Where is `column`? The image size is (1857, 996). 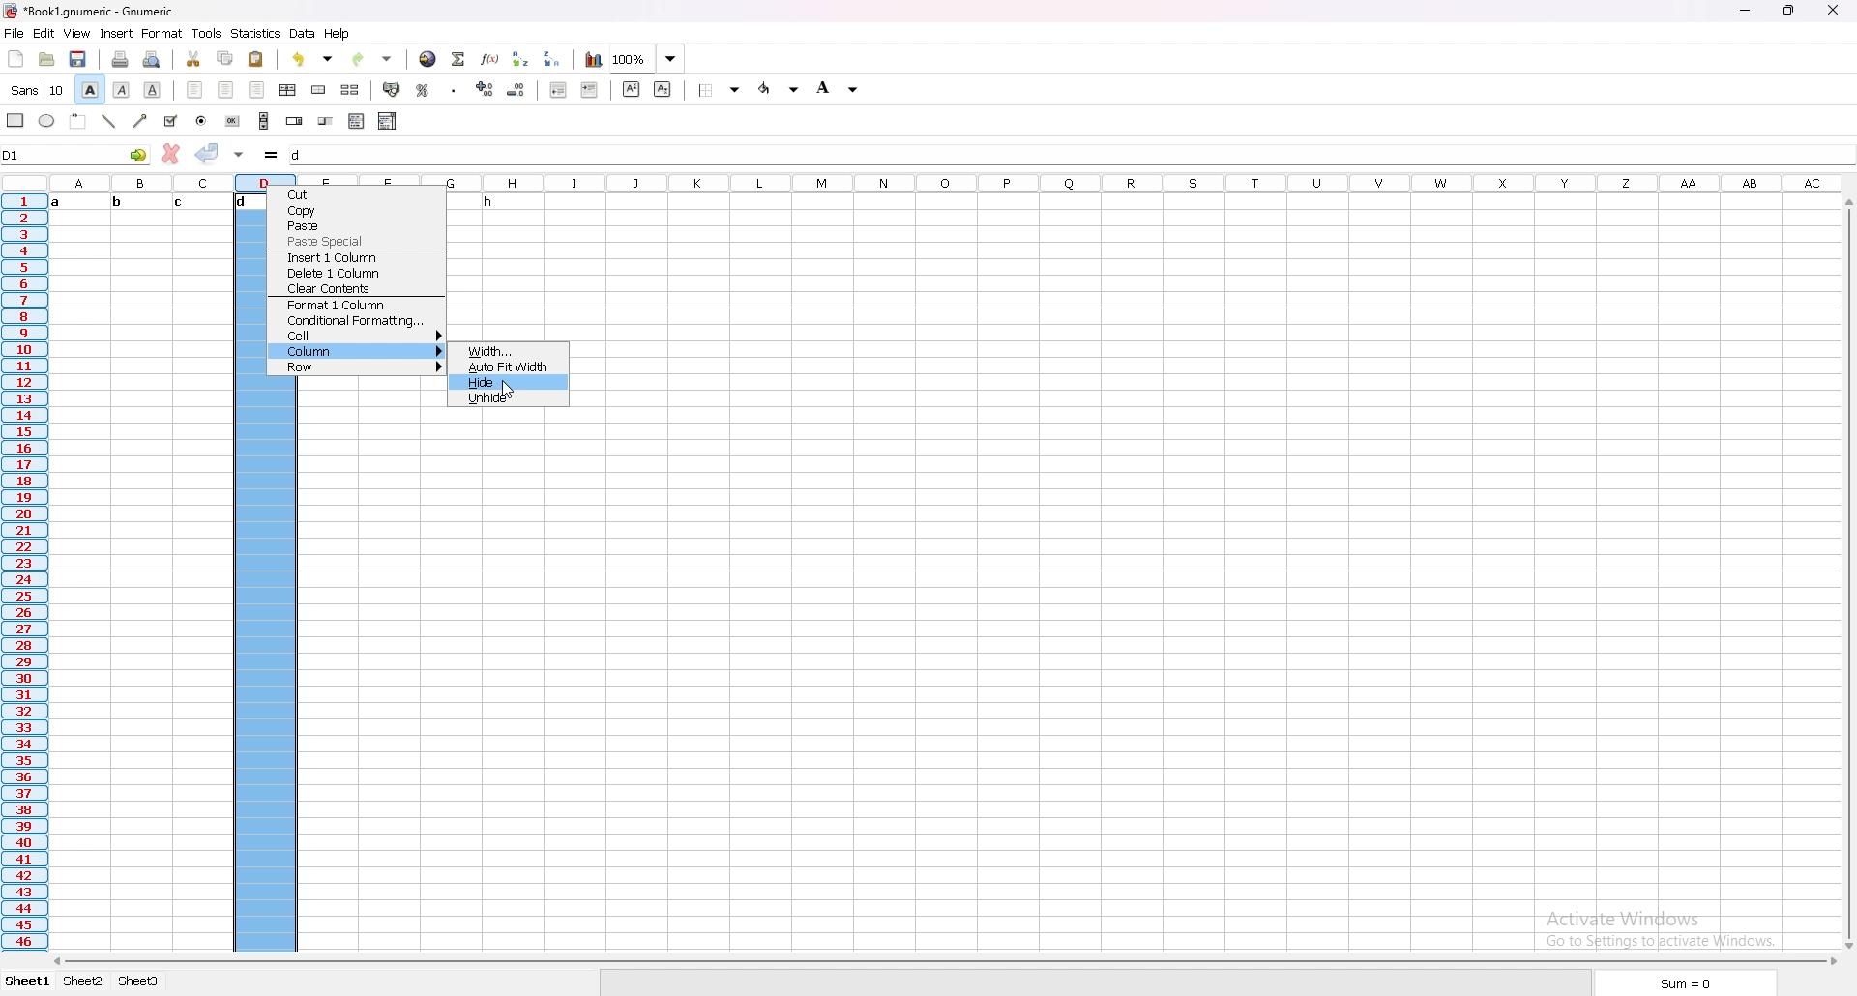 column is located at coordinates (355, 351).